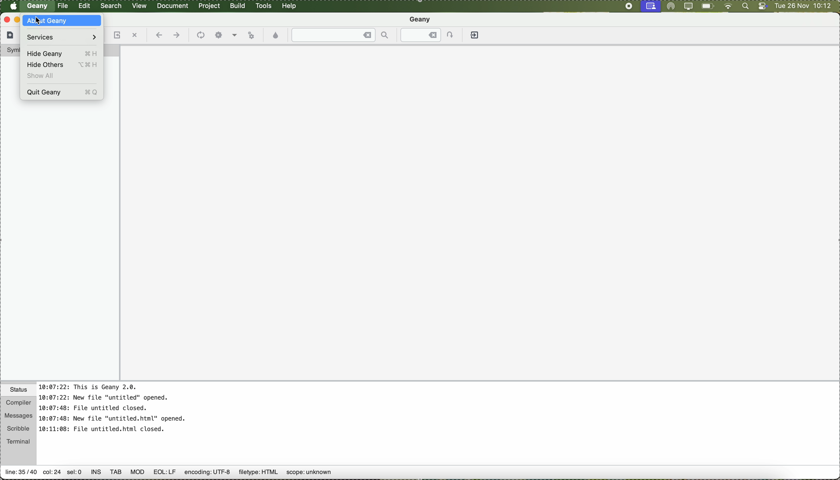 This screenshot has width=840, height=480. I want to click on reload the current file from disk, so click(118, 35).